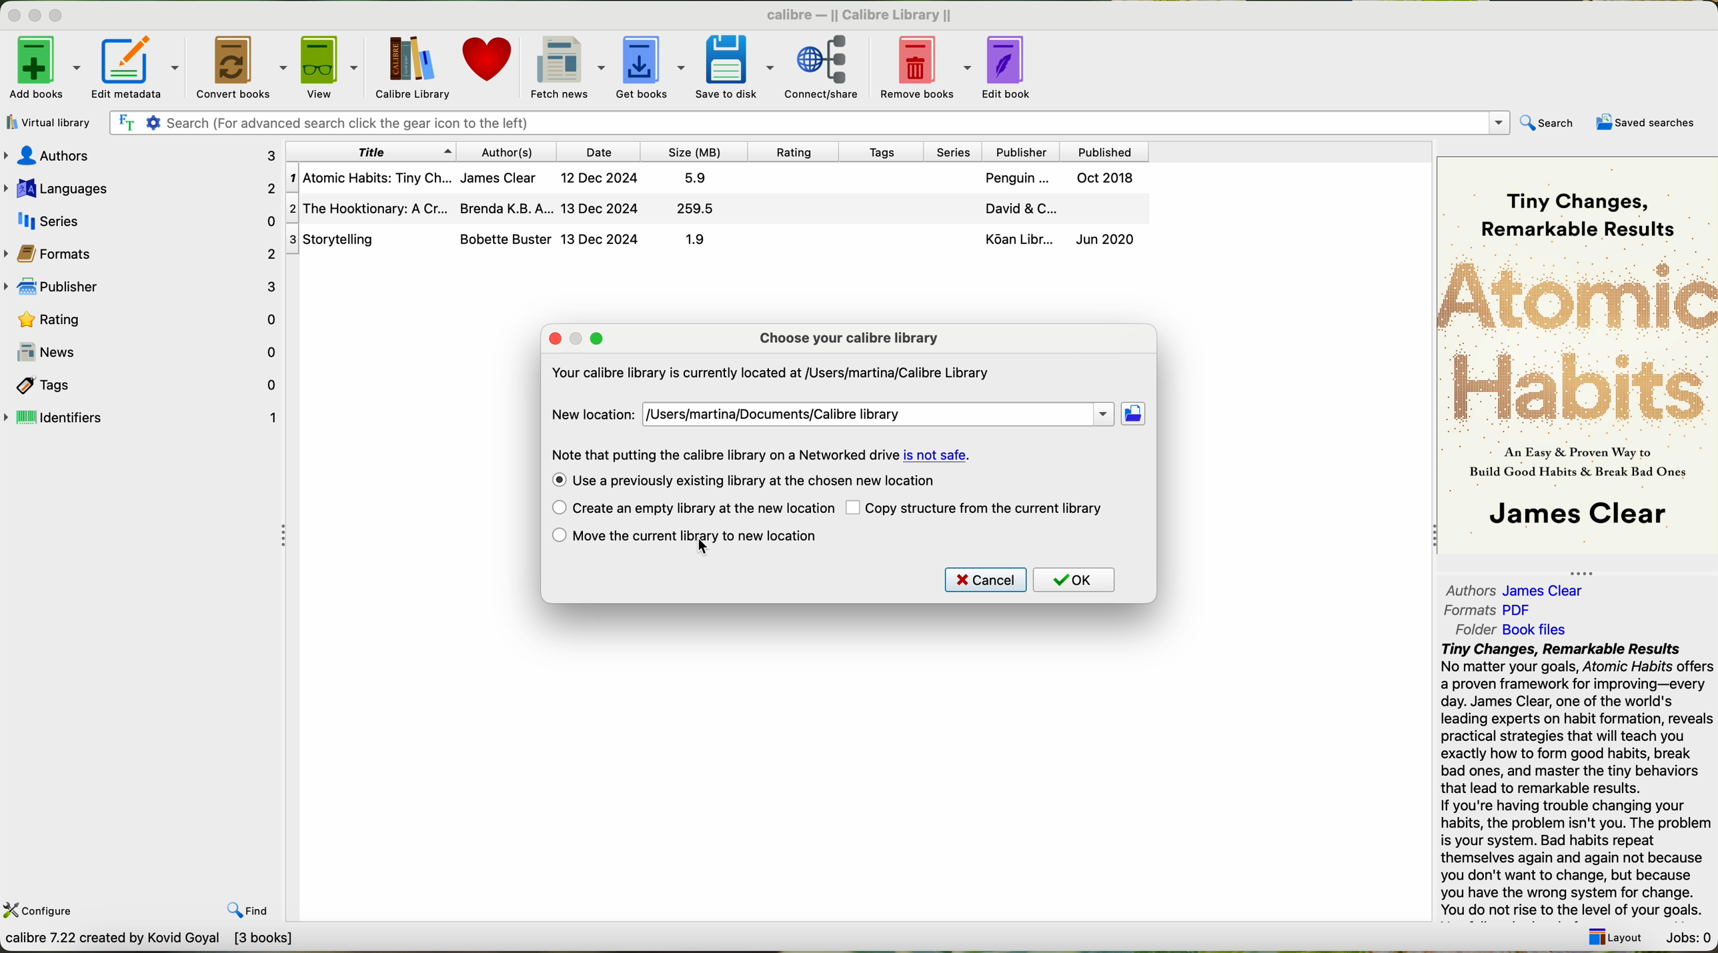  I want to click on date, so click(602, 151).